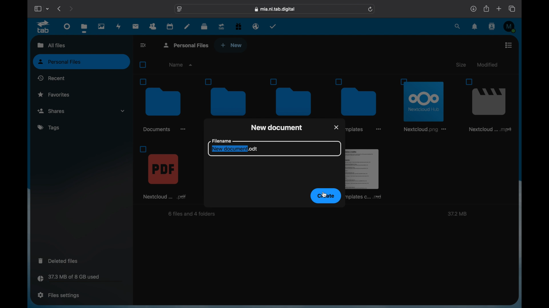 Image resolution: width=549 pixels, height=308 pixels. Describe the element at coordinates (119, 27) in the screenshot. I see `activity` at that location.